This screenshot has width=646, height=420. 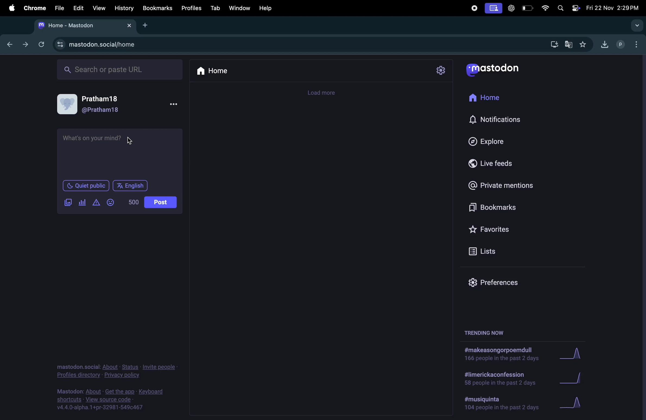 I want to click on bookmarks, so click(x=158, y=8).